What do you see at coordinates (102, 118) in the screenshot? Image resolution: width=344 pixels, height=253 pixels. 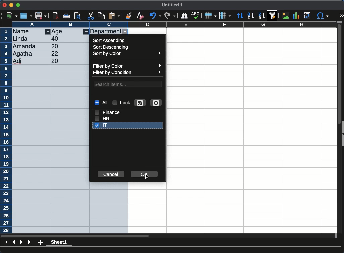 I see `hr` at bounding box center [102, 118].